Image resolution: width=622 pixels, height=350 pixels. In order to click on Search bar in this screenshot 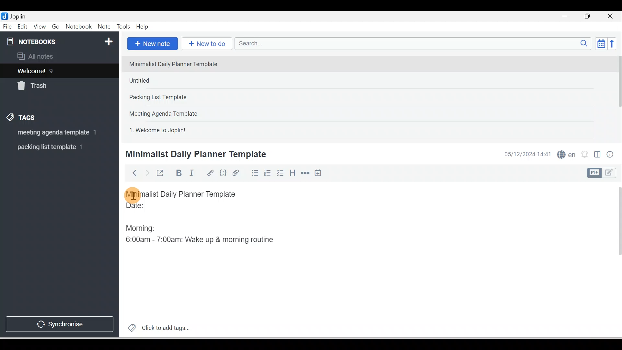, I will do `click(415, 43)`.